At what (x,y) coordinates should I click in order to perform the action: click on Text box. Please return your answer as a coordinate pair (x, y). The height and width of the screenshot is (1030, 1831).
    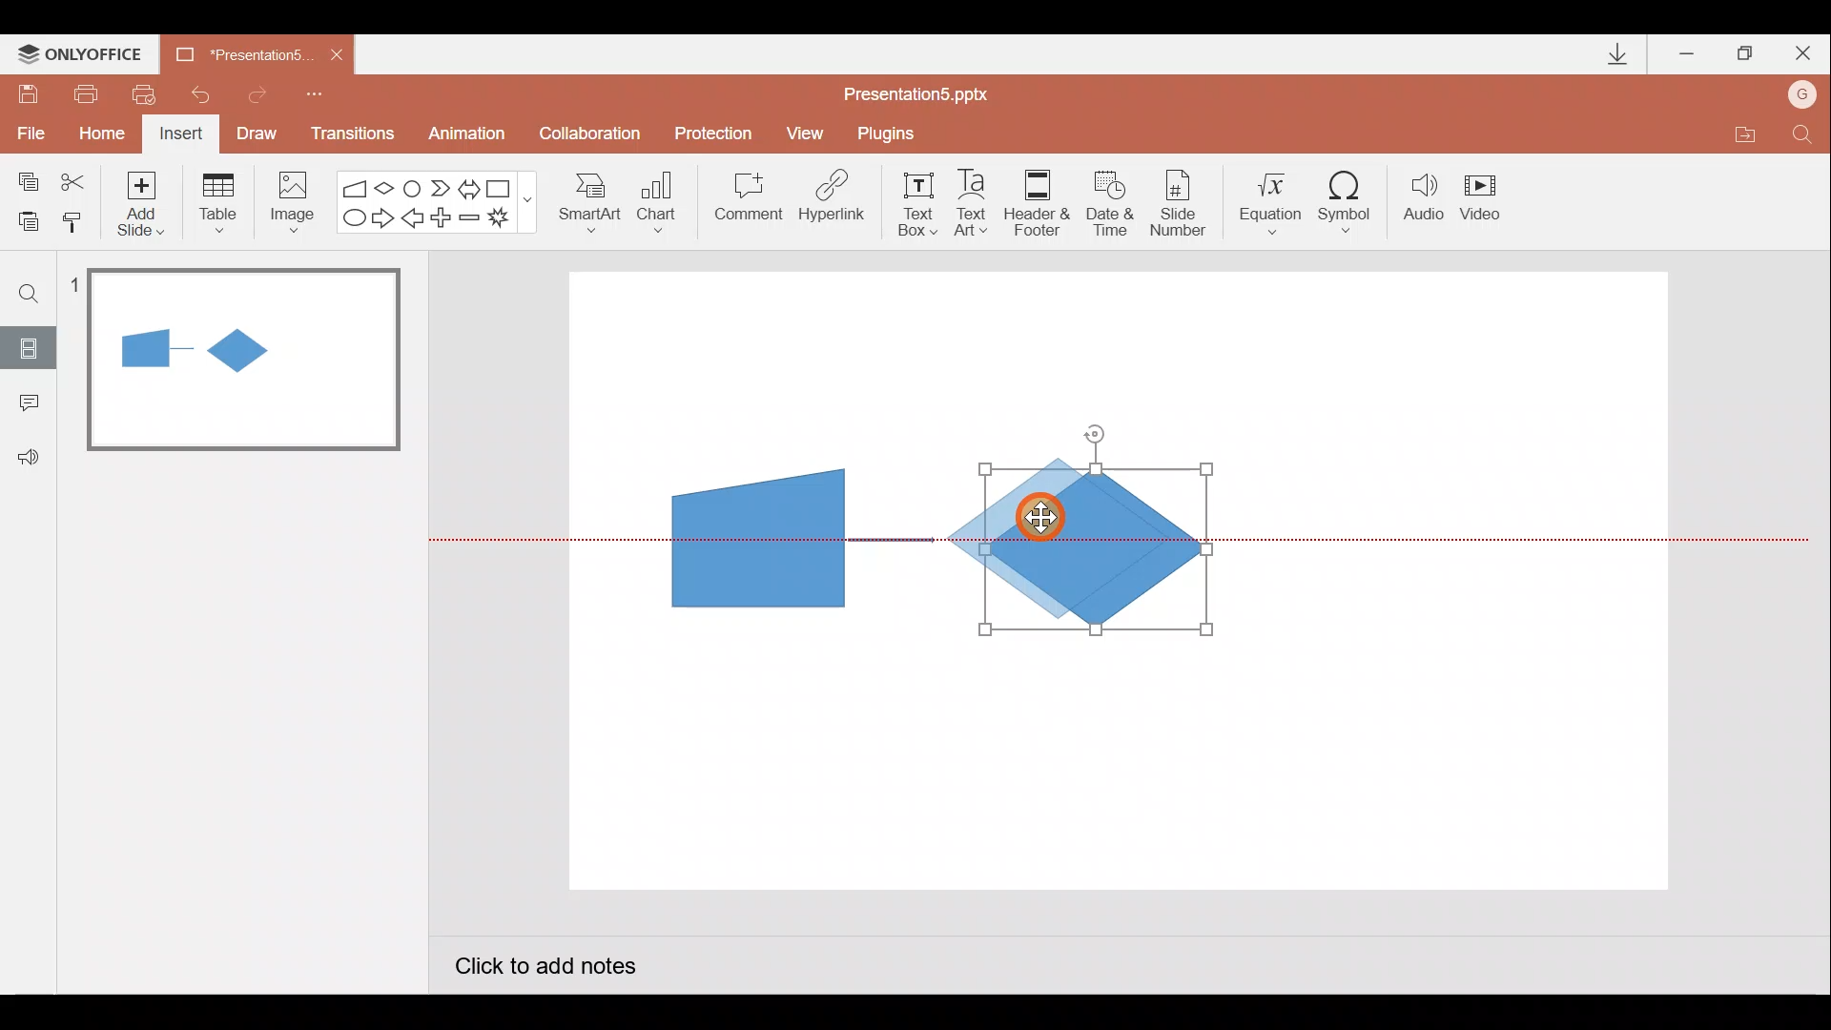
    Looking at the image, I should click on (912, 201).